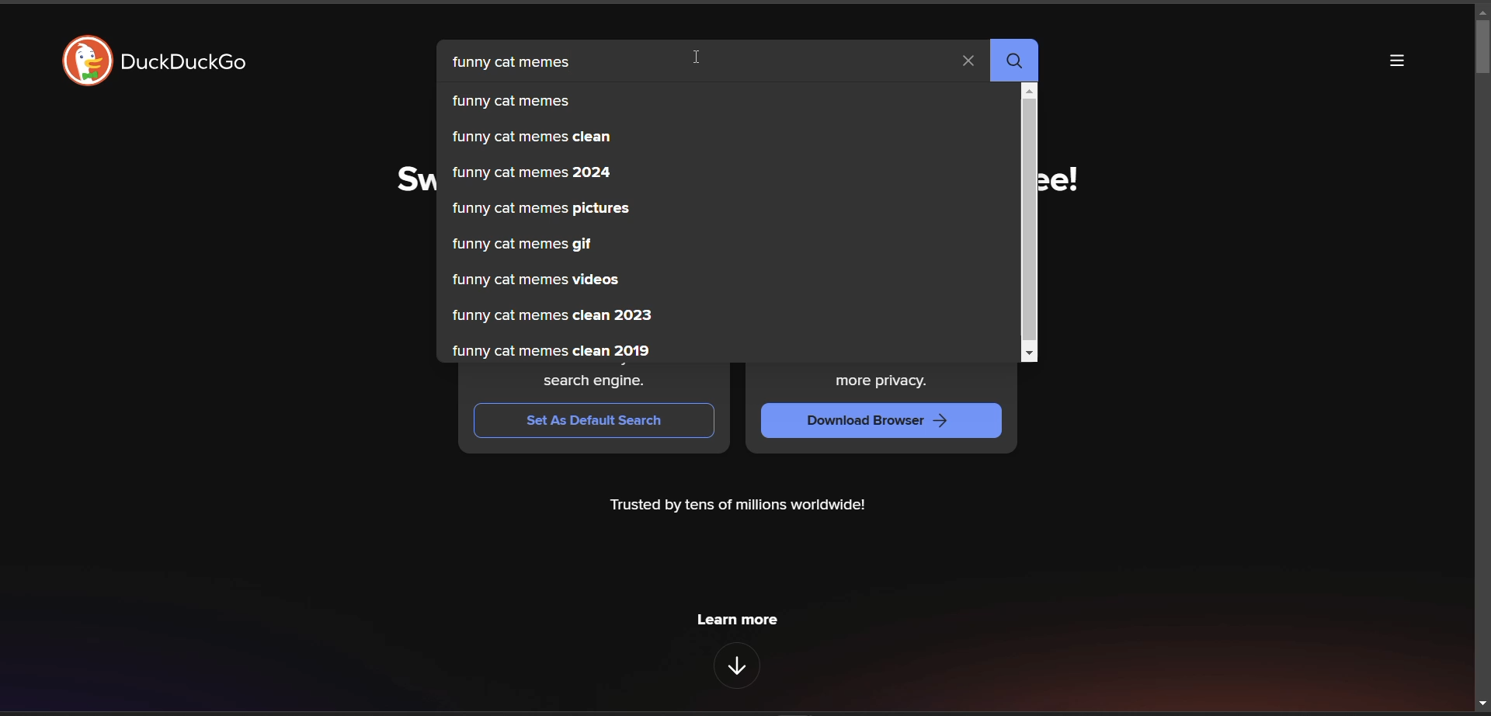 Image resolution: width=1491 pixels, height=716 pixels. I want to click on clear search term, so click(967, 62).